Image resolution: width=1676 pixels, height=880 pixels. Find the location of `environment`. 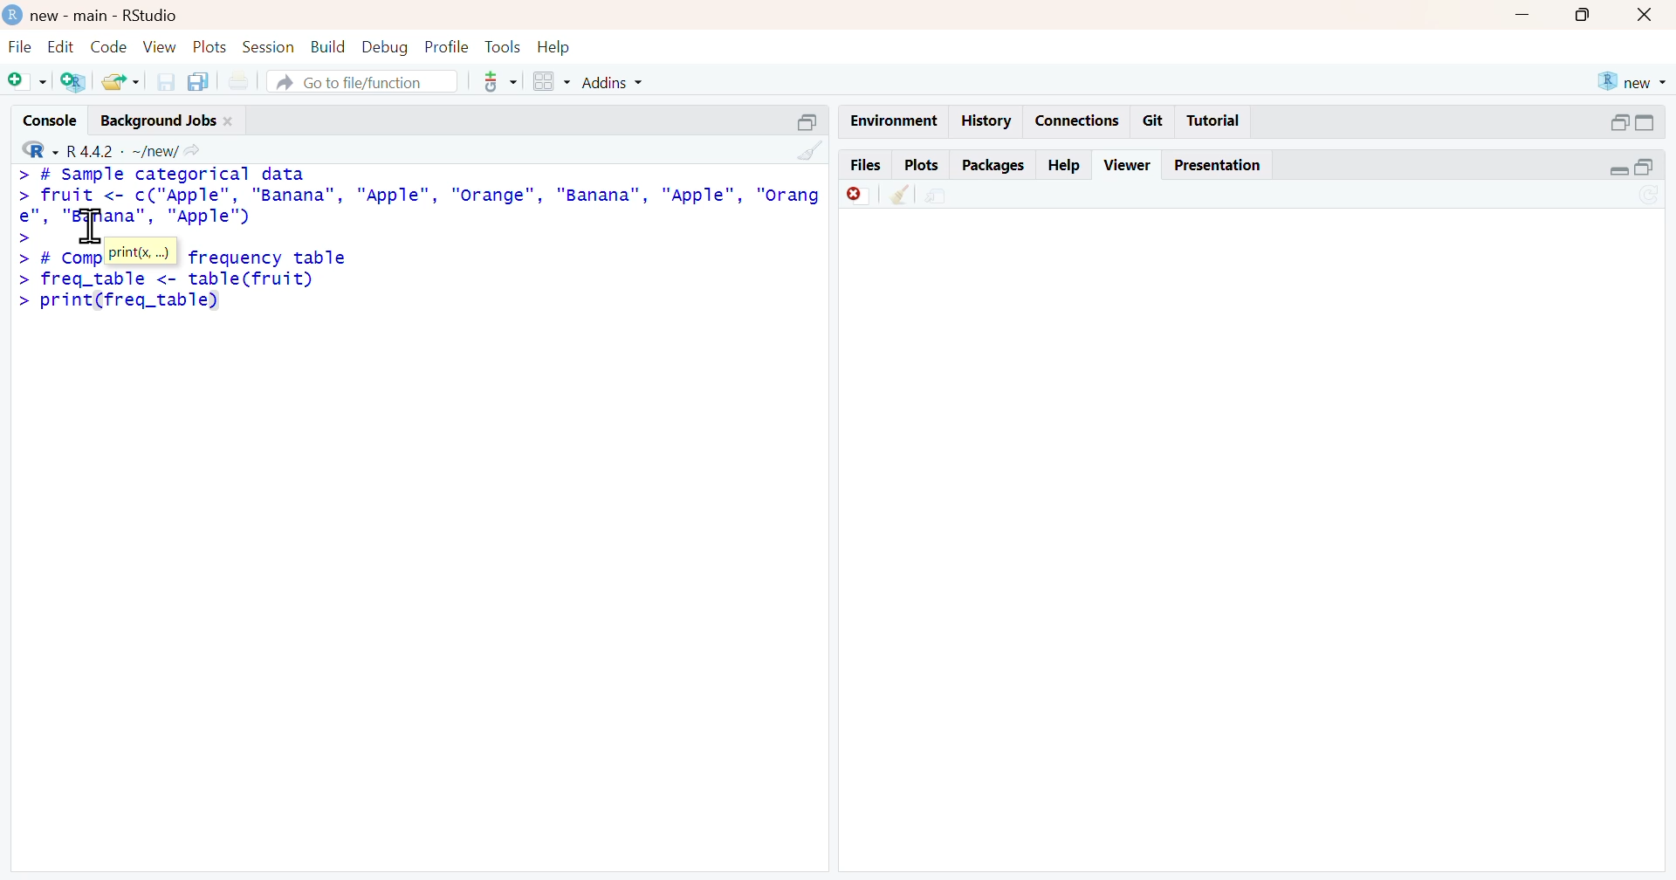

environment is located at coordinates (896, 118).